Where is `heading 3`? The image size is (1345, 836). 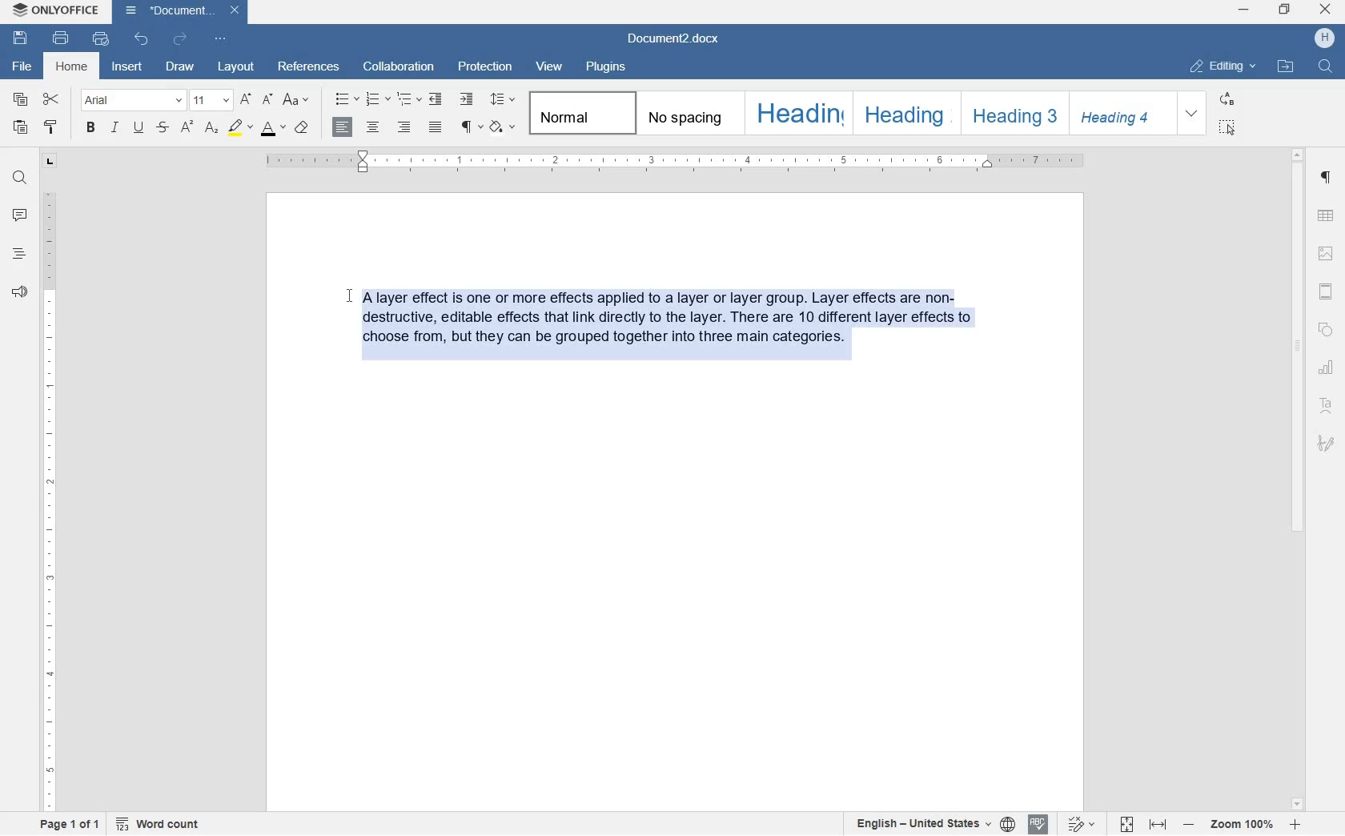
heading 3 is located at coordinates (1014, 114).